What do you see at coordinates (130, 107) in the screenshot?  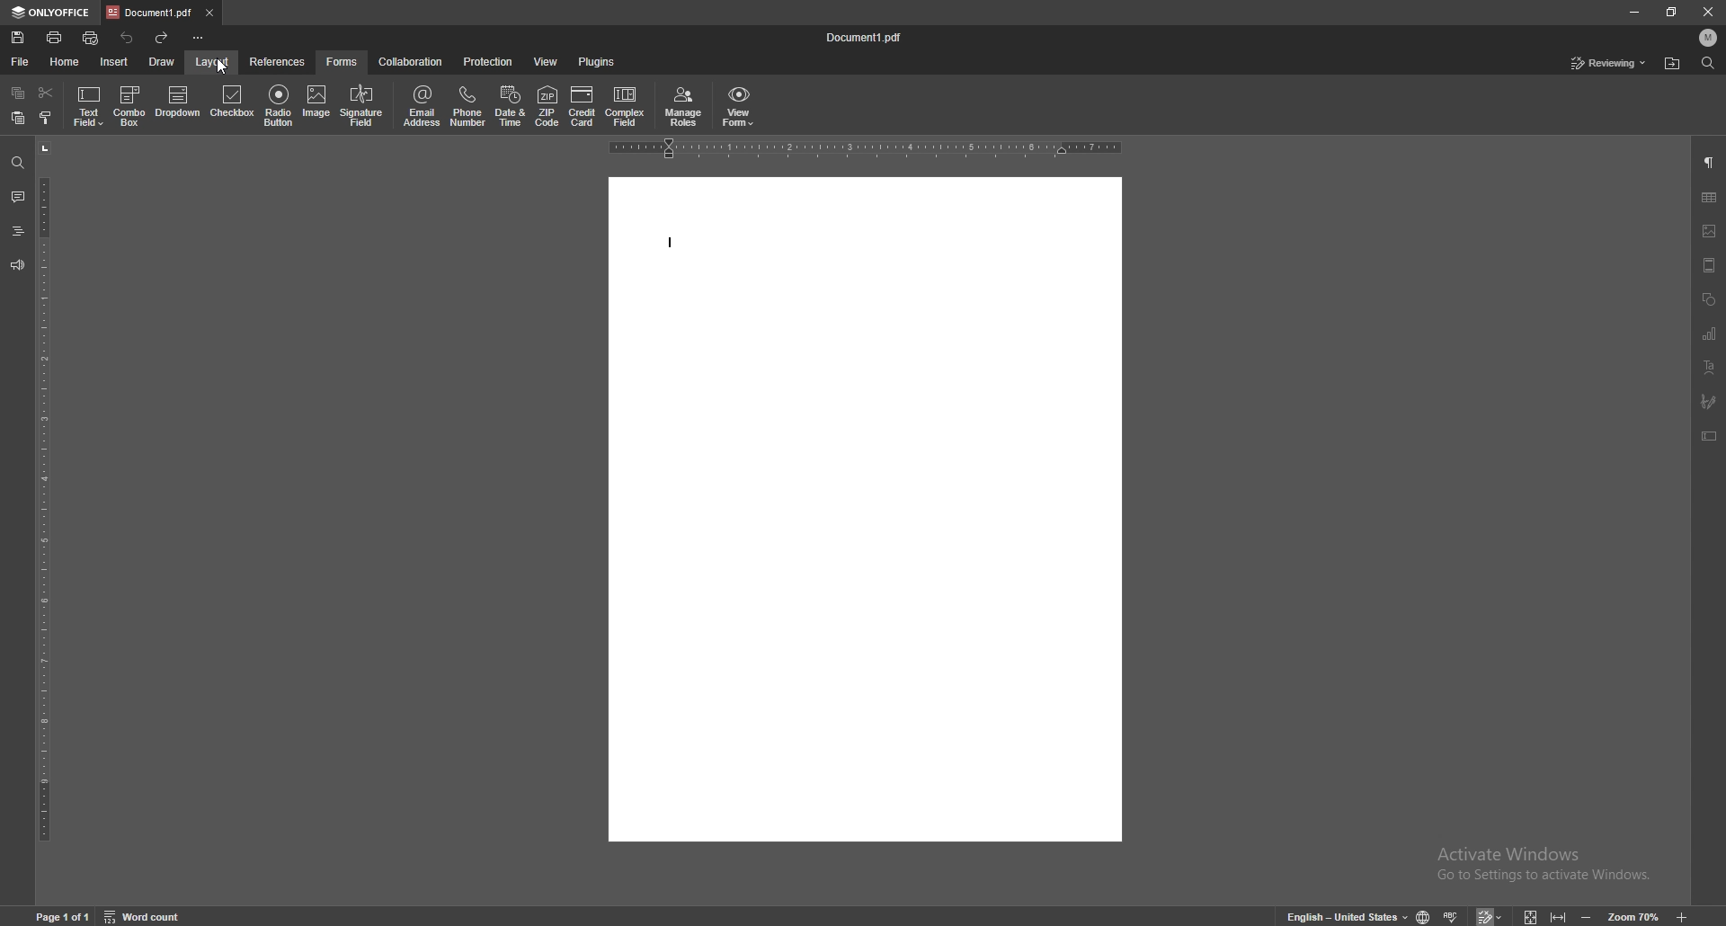 I see `combo box` at bounding box center [130, 107].